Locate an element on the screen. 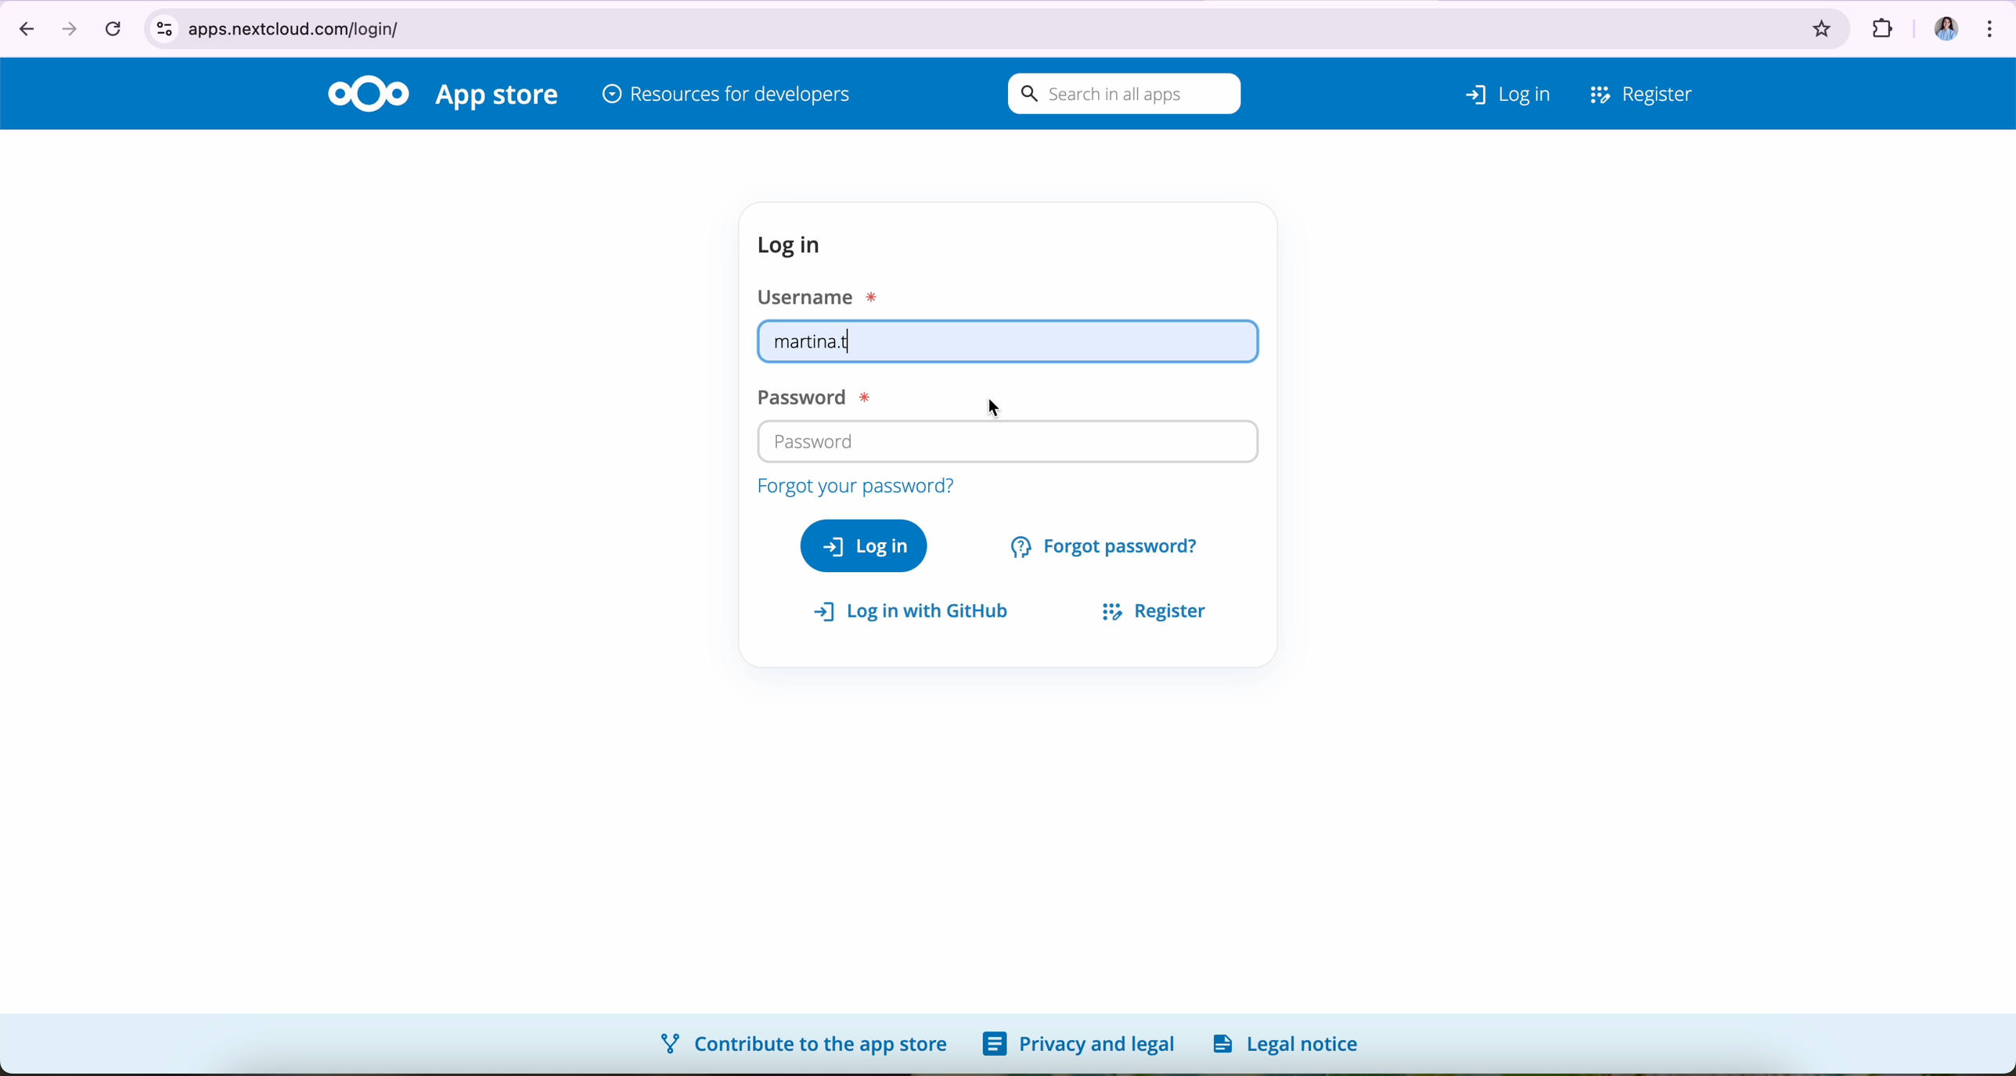  log in is located at coordinates (795, 245).